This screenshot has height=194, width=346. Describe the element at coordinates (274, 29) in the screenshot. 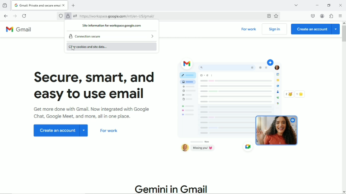

I see `Sign in` at that location.